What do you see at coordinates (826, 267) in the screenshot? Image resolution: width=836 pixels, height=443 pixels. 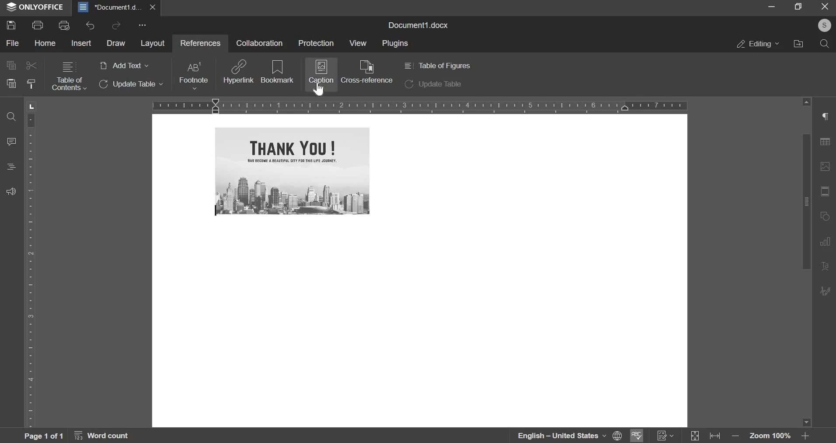 I see `Text` at bounding box center [826, 267].